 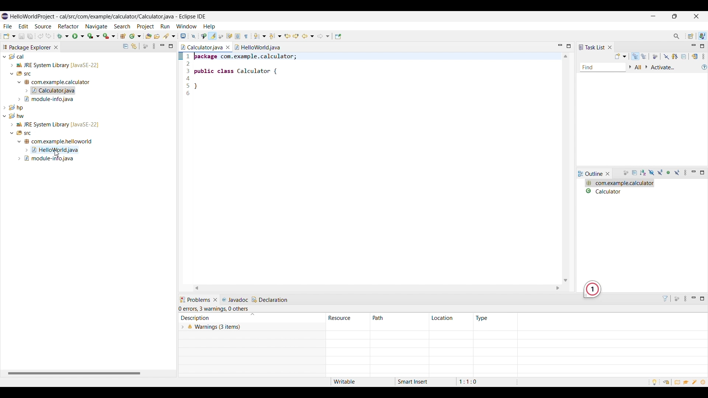 I want to click on Filters, so click(x=665, y=298).